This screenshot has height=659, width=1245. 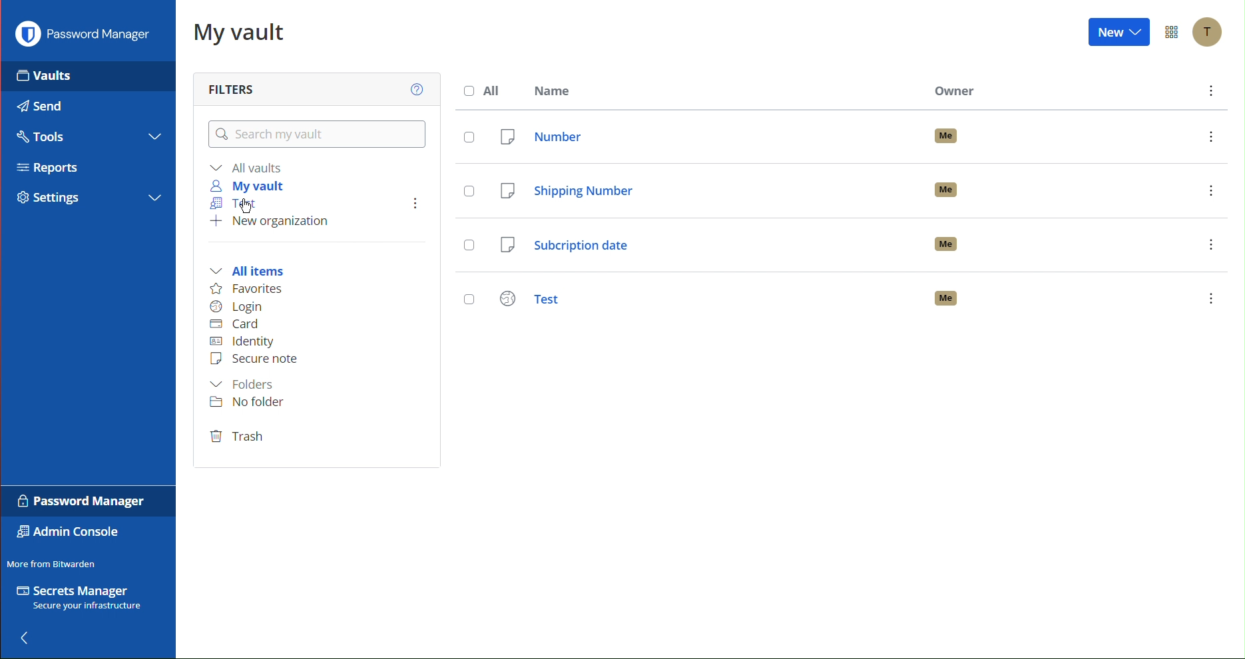 I want to click on Account, so click(x=1210, y=31).